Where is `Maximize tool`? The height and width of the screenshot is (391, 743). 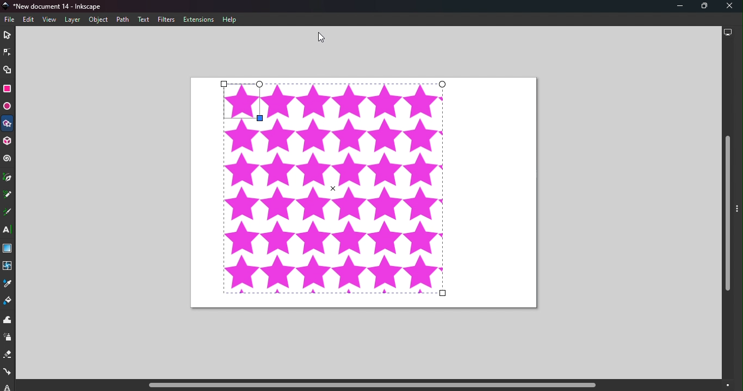
Maximize tool is located at coordinates (702, 6).